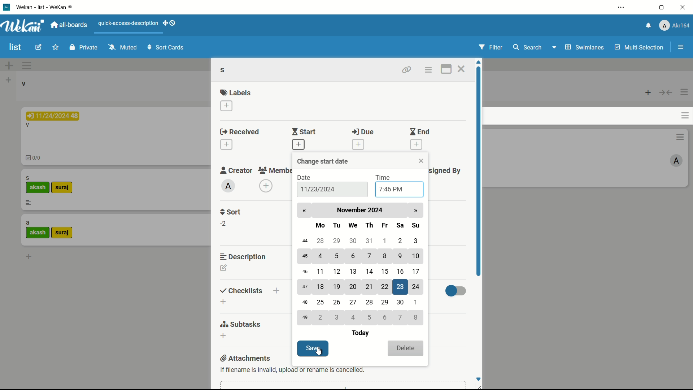 The height and width of the screenshot is (390, 693). Describe the element at coordinates (231, 212) in the screenshot. I see `sort` at that location.